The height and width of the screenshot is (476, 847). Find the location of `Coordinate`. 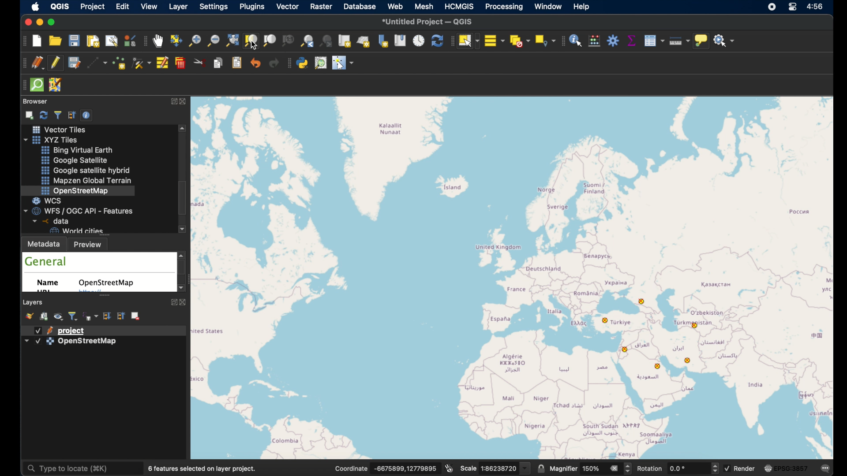

Coordinate is located at coordinates (351, 468).